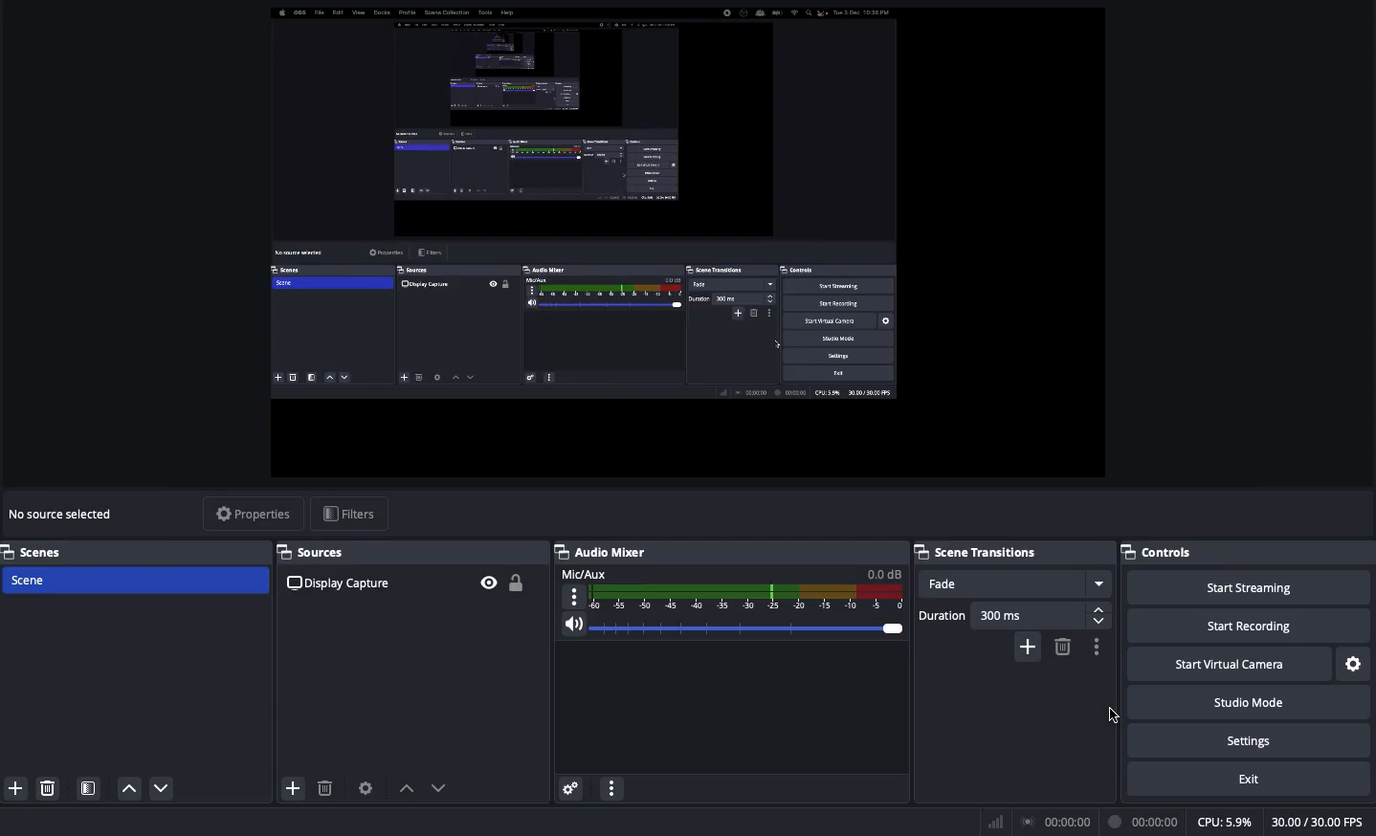 Image resolution: width=1376 pixels, height=836 pixels. I want to click on Start recording, so click(1261, 627).